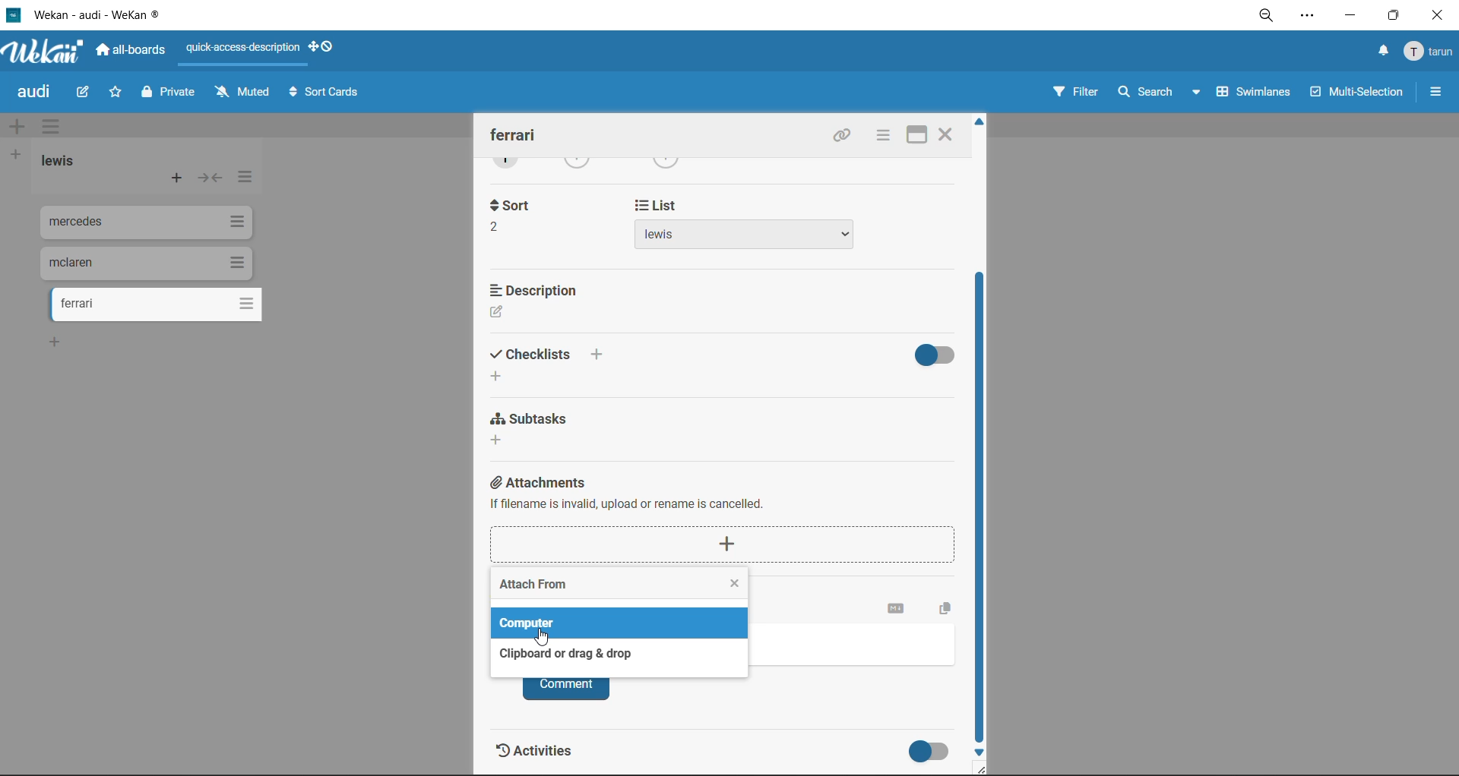 This screenshot has height=776, width=1459. I want to click on swimlanes, so click(1255, 91).